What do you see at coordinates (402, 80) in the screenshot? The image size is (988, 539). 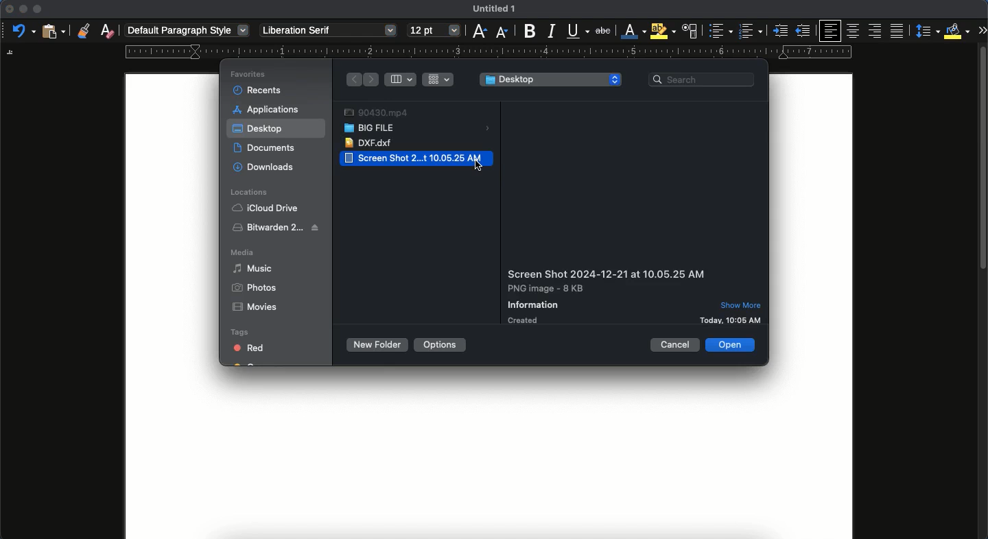 I see `column` at bounding box center [402, 80].